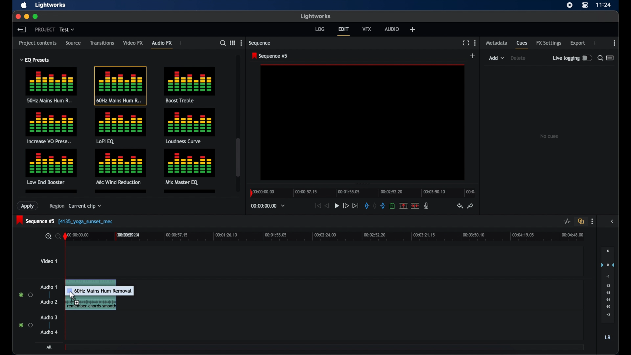  Describe the element at coordinates (102, 296) in the screenshot. I see `drag cursor` at that location.